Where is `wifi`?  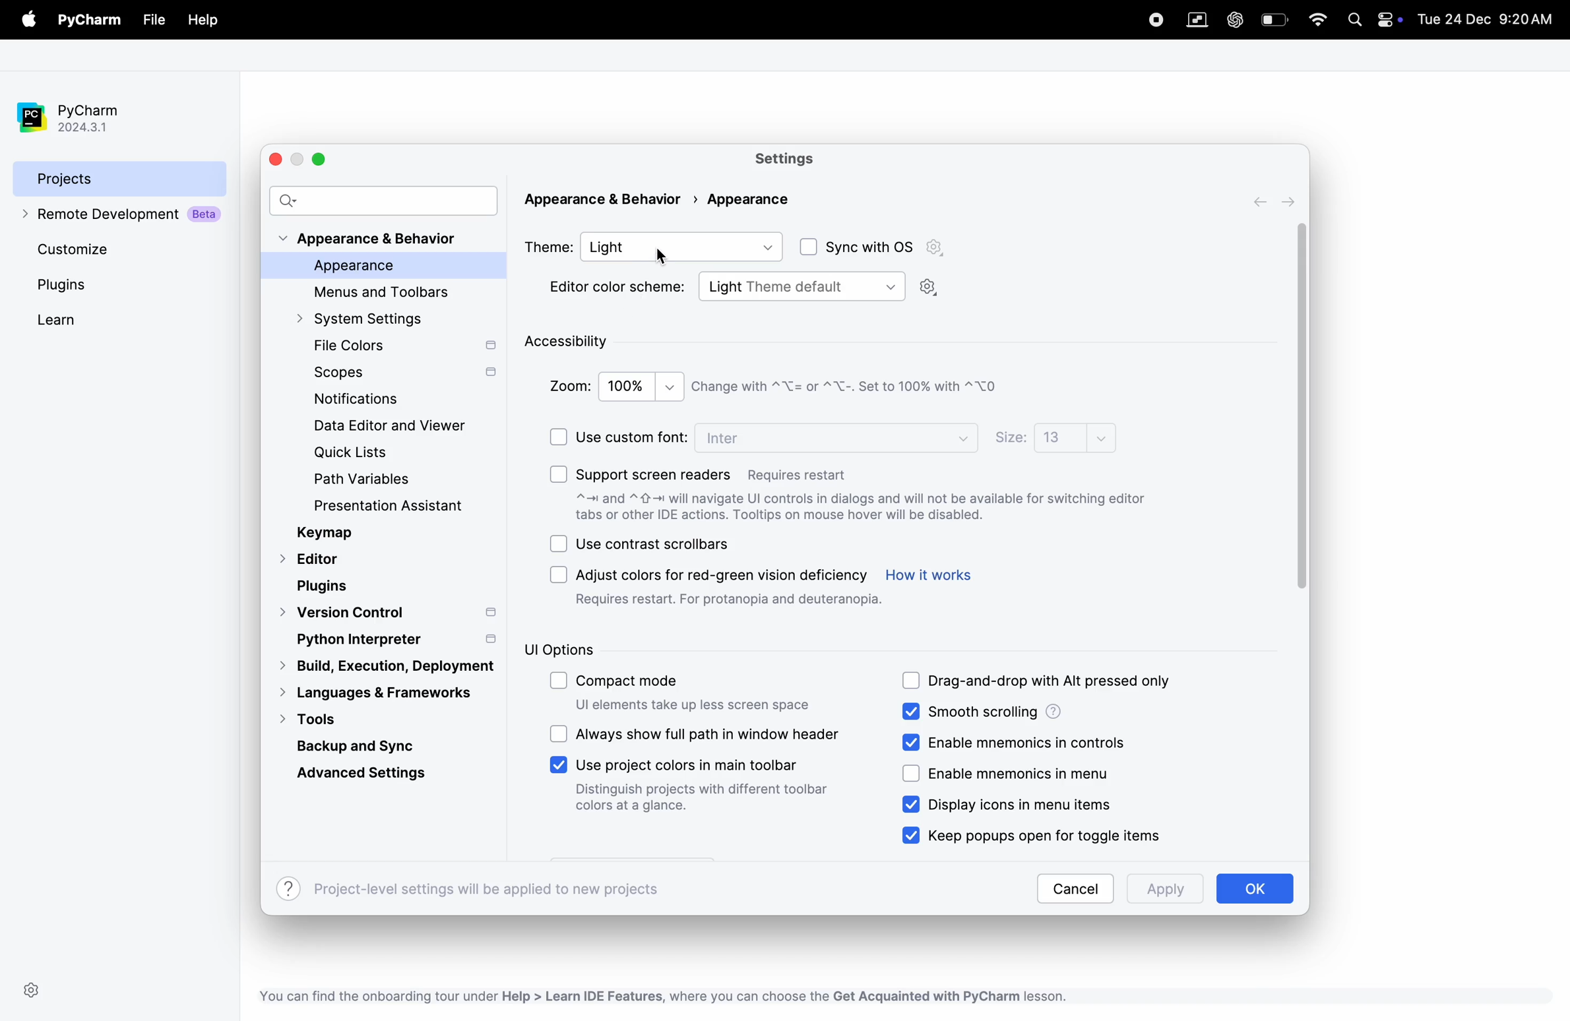
wifi is located at coordinates (1318, 19).